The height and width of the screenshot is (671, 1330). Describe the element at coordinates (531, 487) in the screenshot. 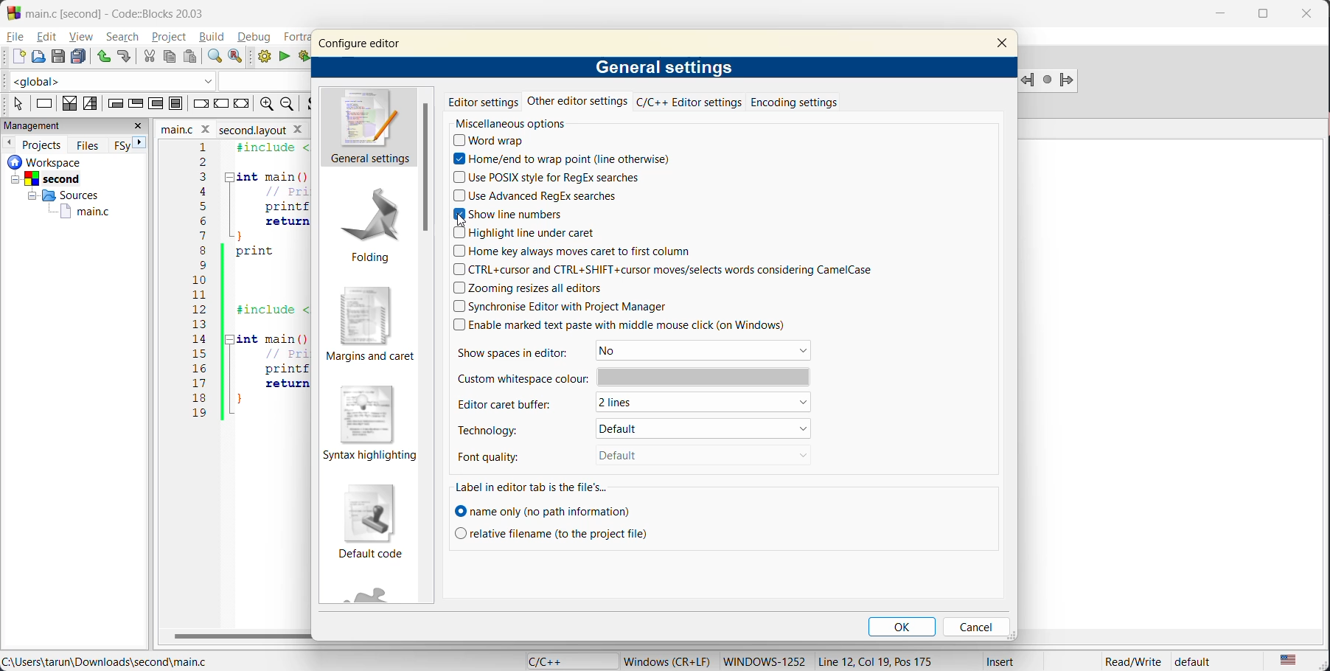

I see `label in editor tab` at that location.